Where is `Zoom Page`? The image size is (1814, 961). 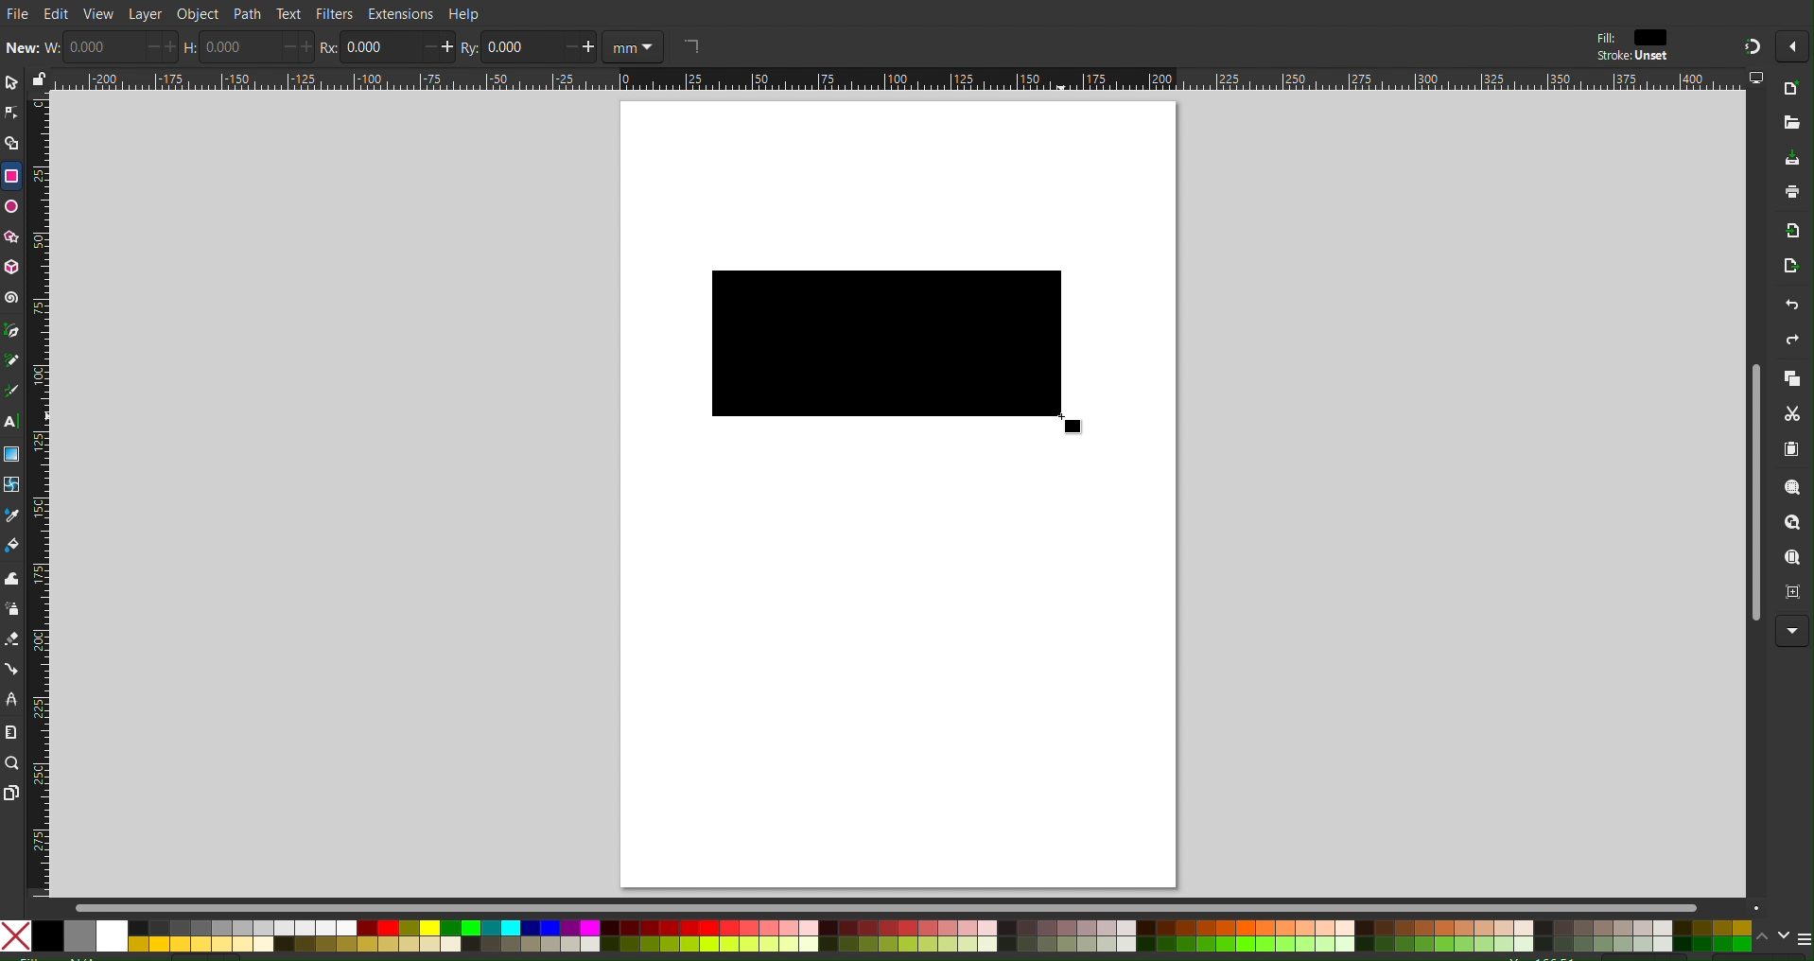 Zoom Page is located at coordinates (1793, 560).